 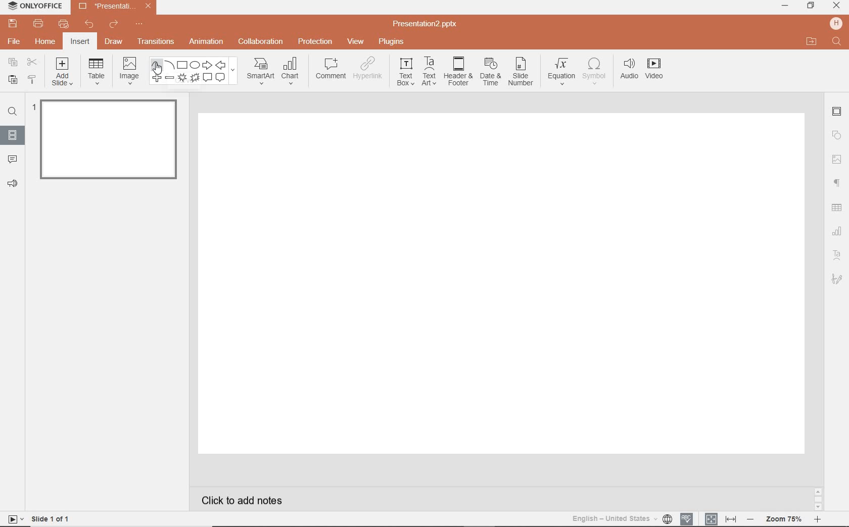 What do you see at coordinates (491, 73) in the screenshot?
I see `DATE & TIME` at bounding box center [491, 73].